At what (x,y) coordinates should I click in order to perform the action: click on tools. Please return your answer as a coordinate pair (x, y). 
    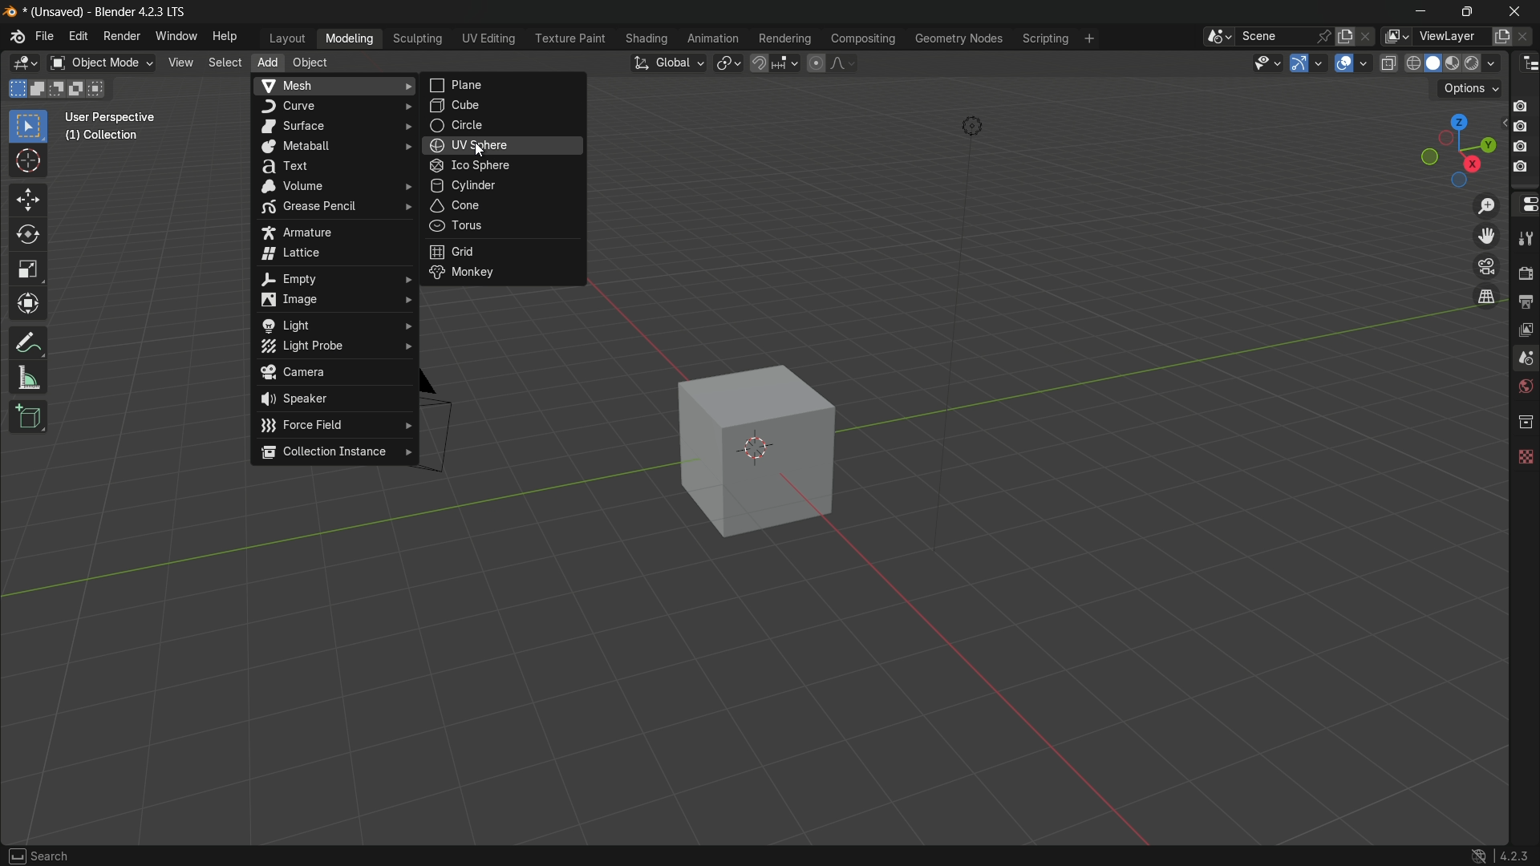
    Looking at the image, I should click on (1525, 236).